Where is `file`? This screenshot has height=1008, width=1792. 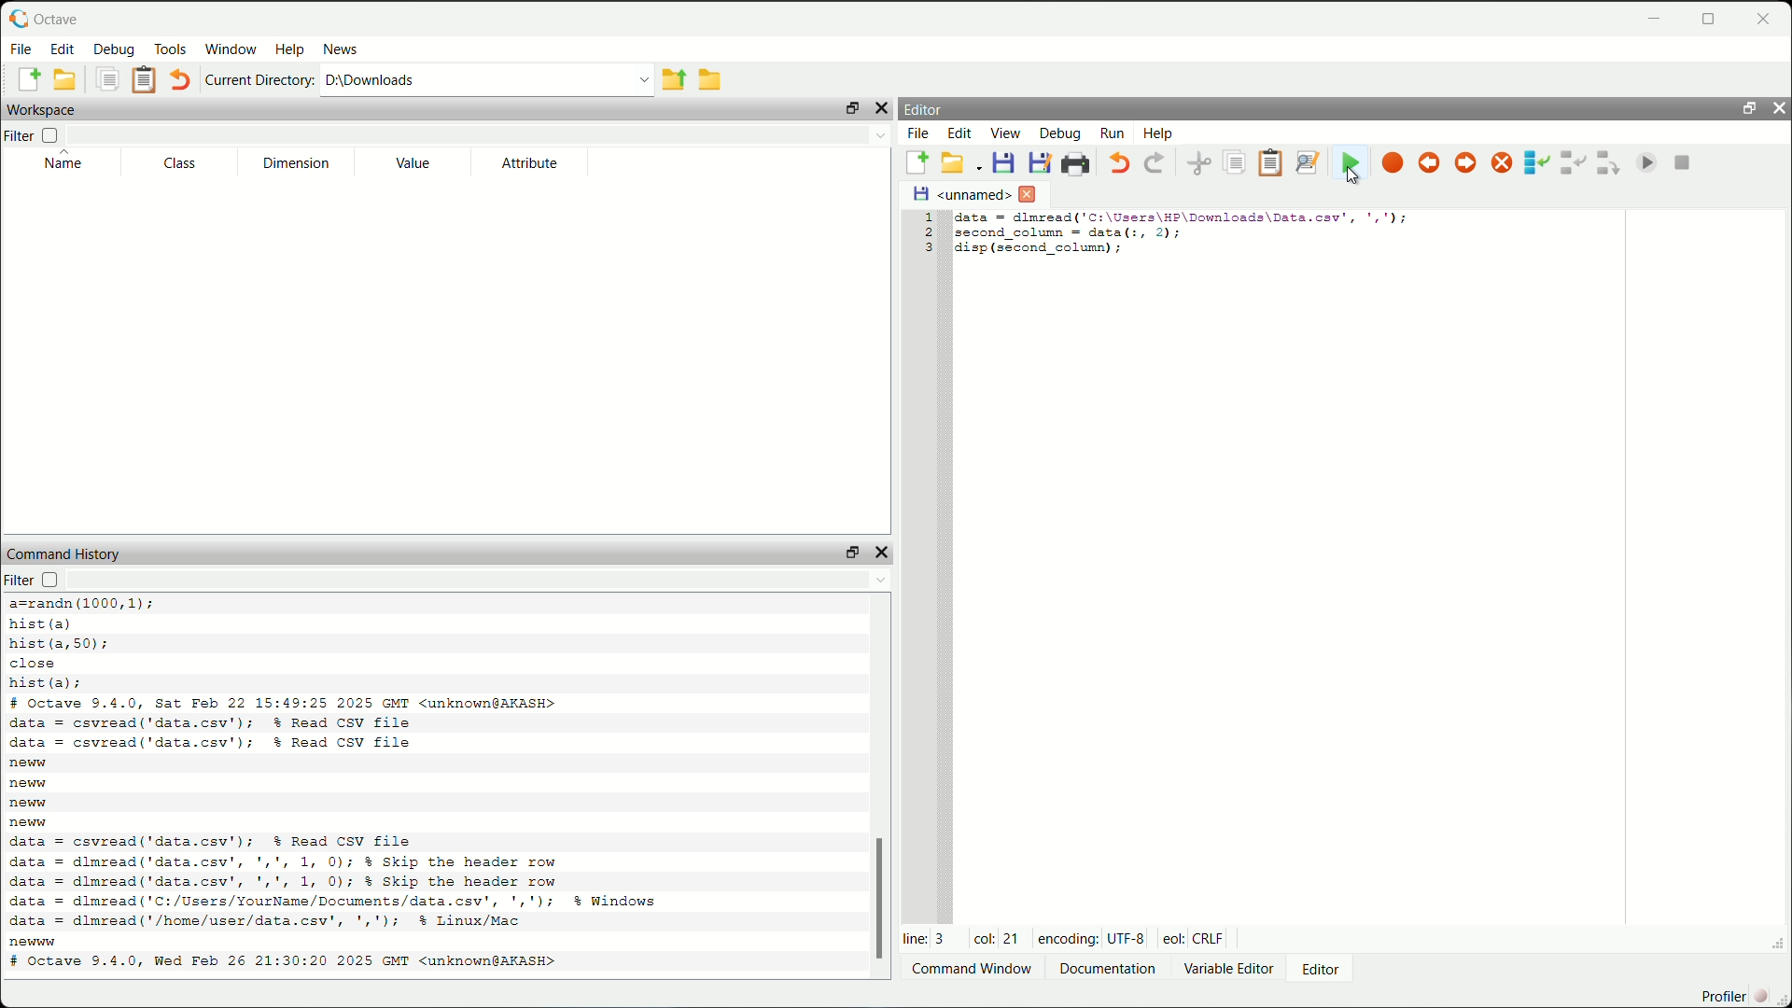
file is located at coordinates (916, 135).